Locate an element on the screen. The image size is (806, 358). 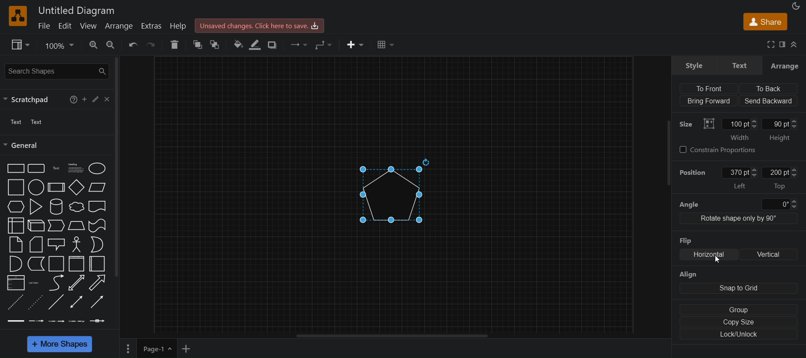
Connector with 3 labels is located at coordinates (76, 321).